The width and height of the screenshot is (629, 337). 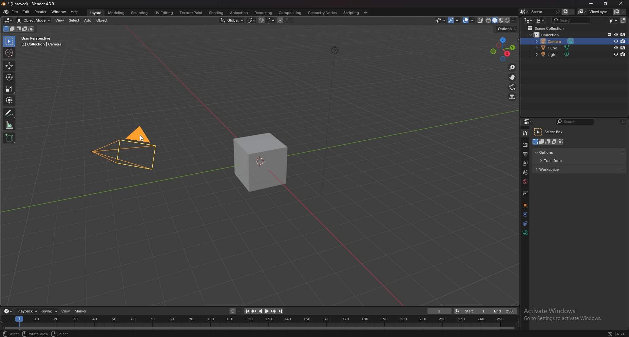 I want to click on options, so click(x=552, y=152).